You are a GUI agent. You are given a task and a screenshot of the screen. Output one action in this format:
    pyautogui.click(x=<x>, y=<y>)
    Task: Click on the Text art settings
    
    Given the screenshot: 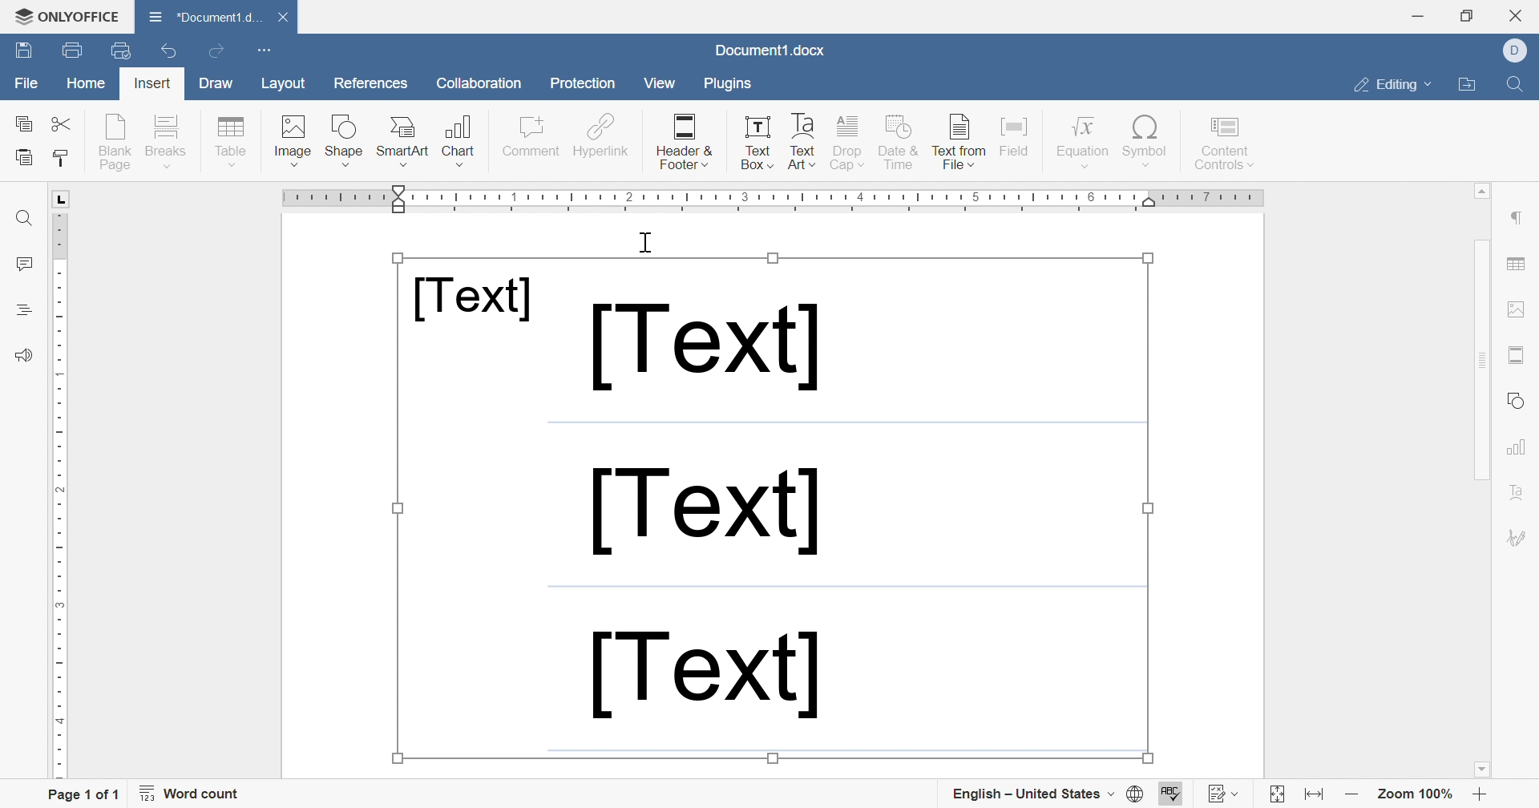 What is the action you would take?
    pyautogui.click(x=1517, y=495)
    